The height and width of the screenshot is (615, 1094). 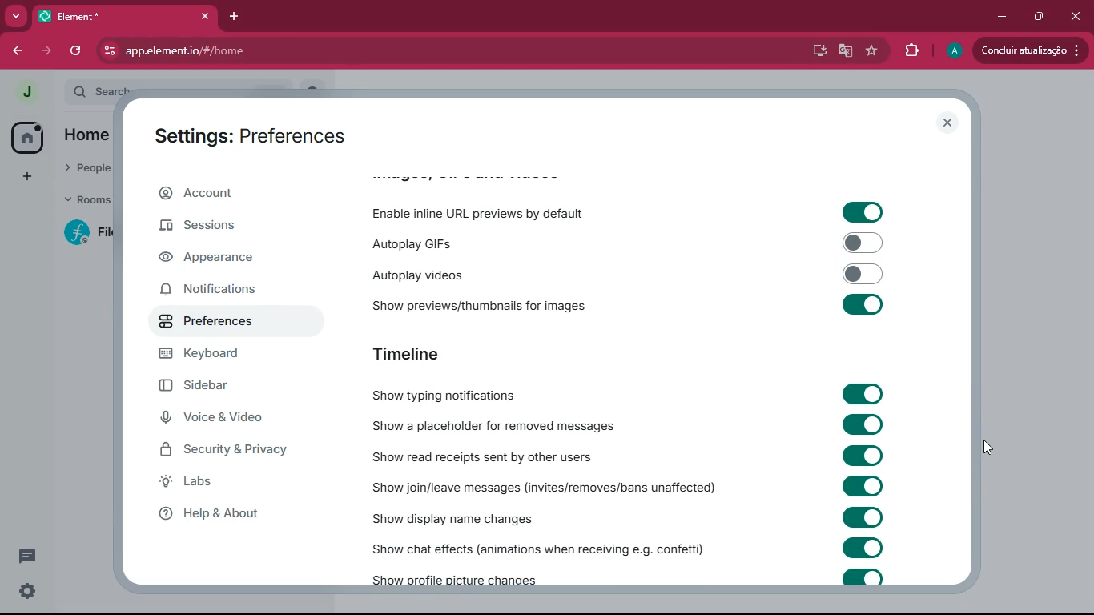 I want to click on app.element.io/#/home, so click(x=312, y=51).